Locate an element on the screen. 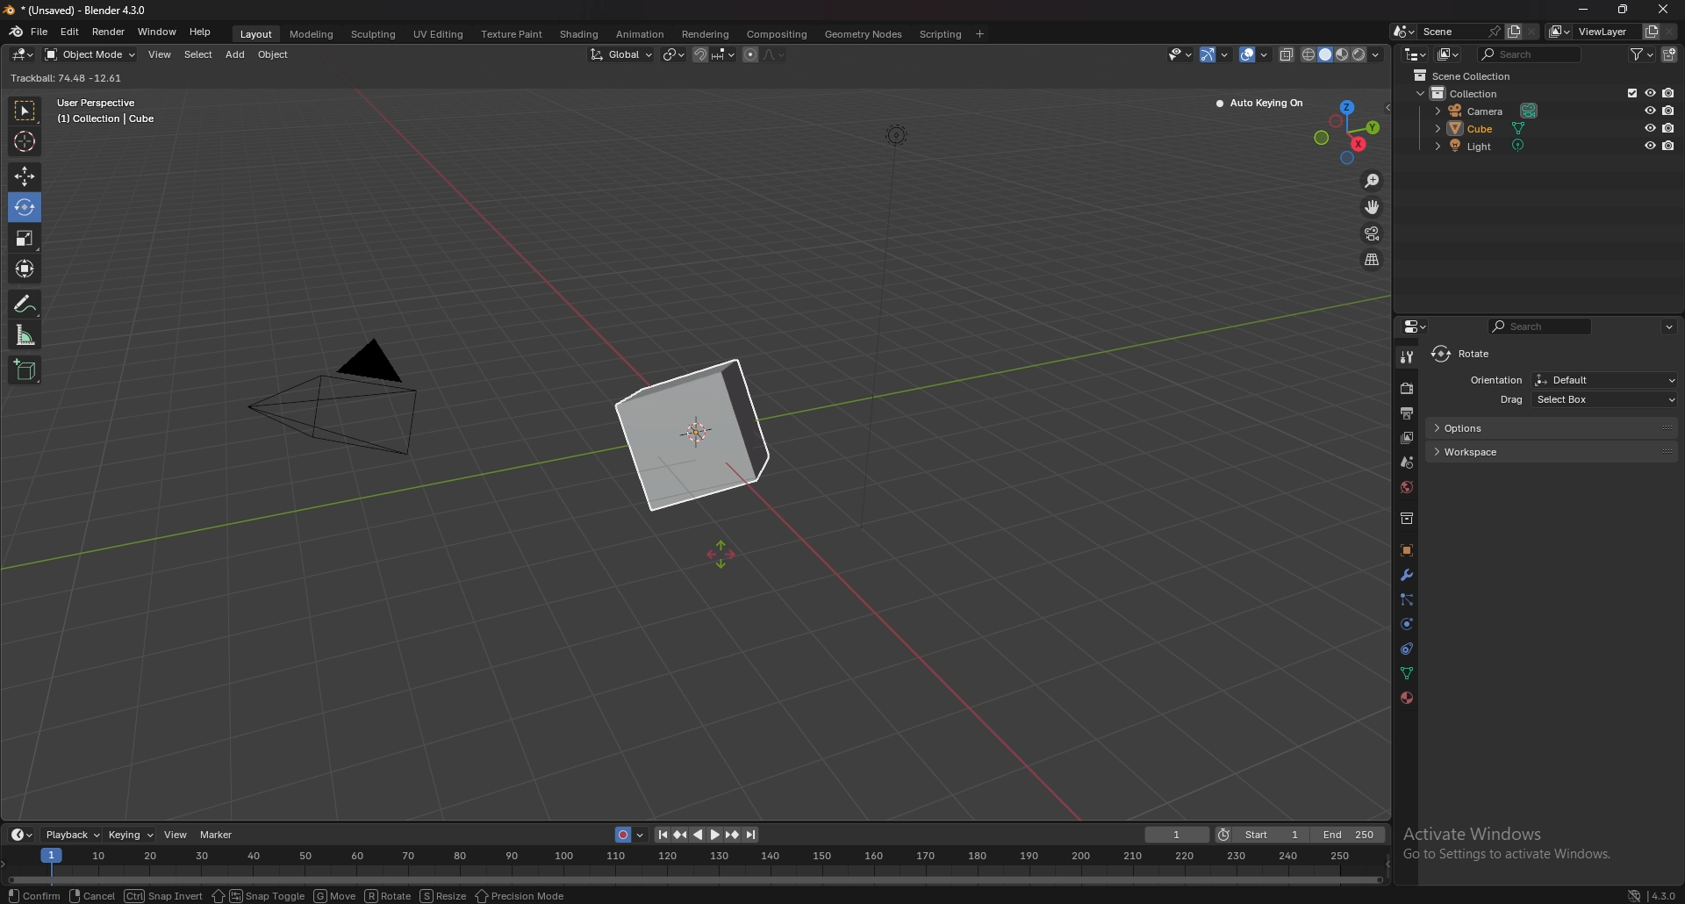  workspace is located at coordinates (1558, 451).